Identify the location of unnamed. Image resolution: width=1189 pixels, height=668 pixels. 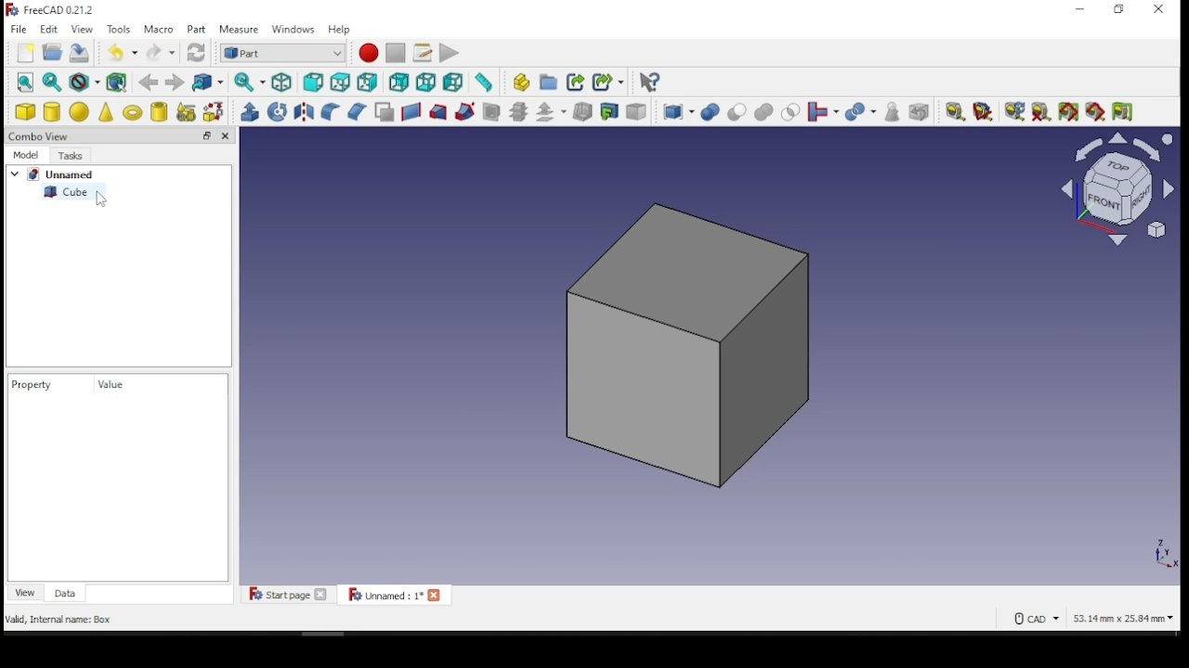
(58, 173).